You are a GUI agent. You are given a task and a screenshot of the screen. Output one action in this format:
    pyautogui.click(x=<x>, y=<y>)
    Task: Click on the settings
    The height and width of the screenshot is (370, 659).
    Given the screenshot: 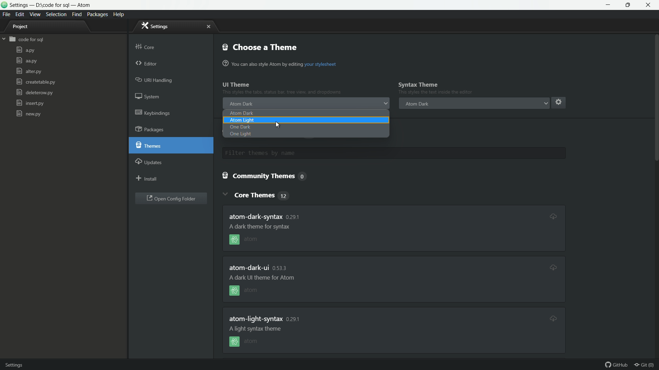 What is the action you would take?
    pyautogui.click(x=20, y=364)
    